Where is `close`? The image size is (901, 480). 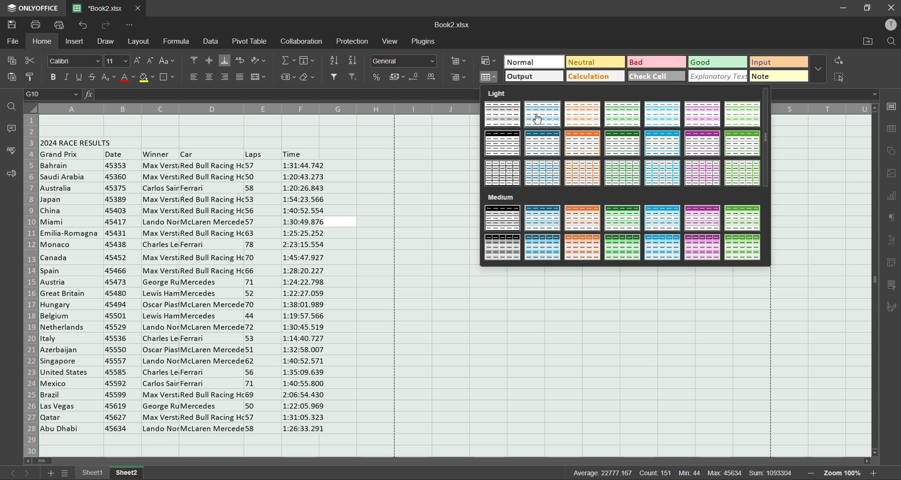 close is located at coordinates (891, 8).